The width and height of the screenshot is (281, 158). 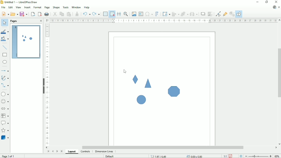 What do you see at coordinates (48, 151) in the screenshot?
I see `Scroll to first page` at bounding box center [48, 151].